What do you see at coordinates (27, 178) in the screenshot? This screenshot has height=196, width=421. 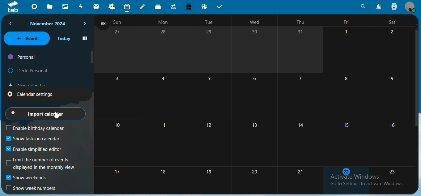 I see `show weekends` at bounding box center [27, 178].